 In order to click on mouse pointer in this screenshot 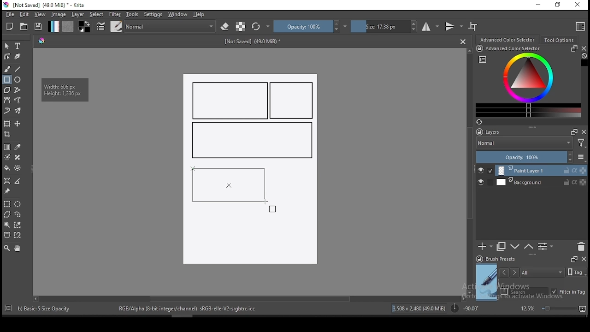, I will do `click(271, 207)`.